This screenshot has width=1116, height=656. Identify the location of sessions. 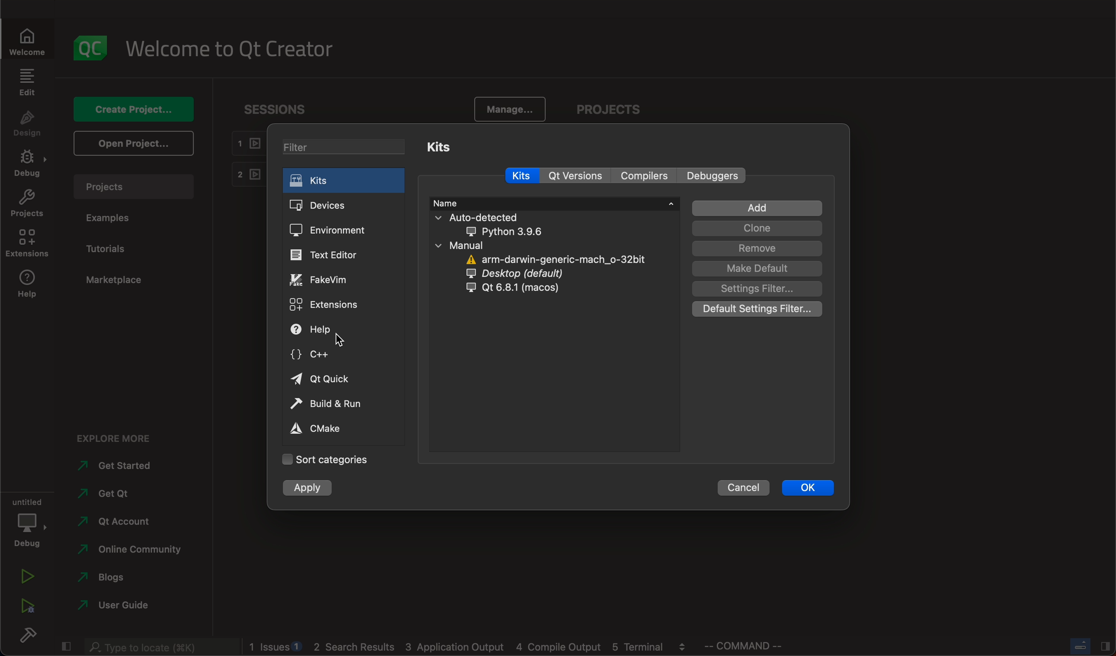
(279, 110).